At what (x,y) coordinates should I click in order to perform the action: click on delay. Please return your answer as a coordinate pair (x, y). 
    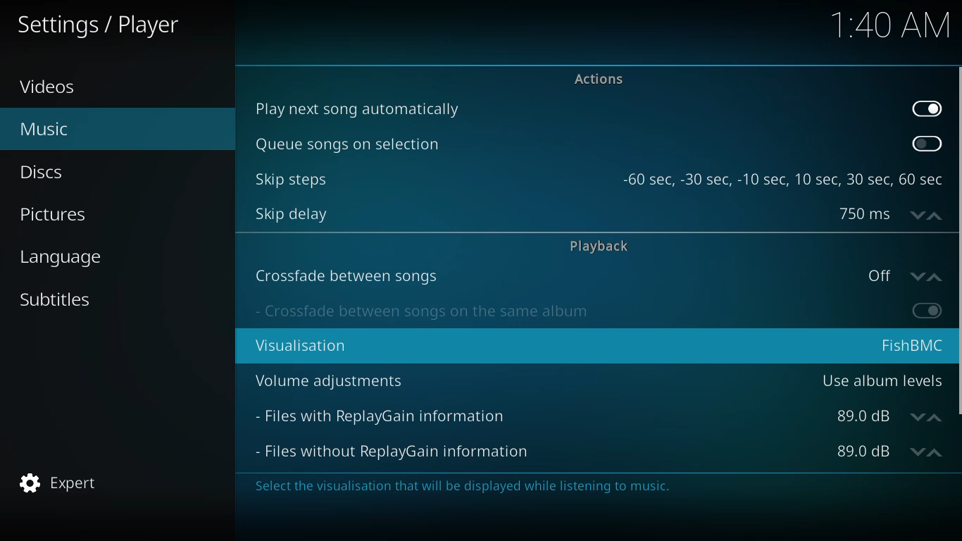
    Looking at the image, I should click on (884, 213).